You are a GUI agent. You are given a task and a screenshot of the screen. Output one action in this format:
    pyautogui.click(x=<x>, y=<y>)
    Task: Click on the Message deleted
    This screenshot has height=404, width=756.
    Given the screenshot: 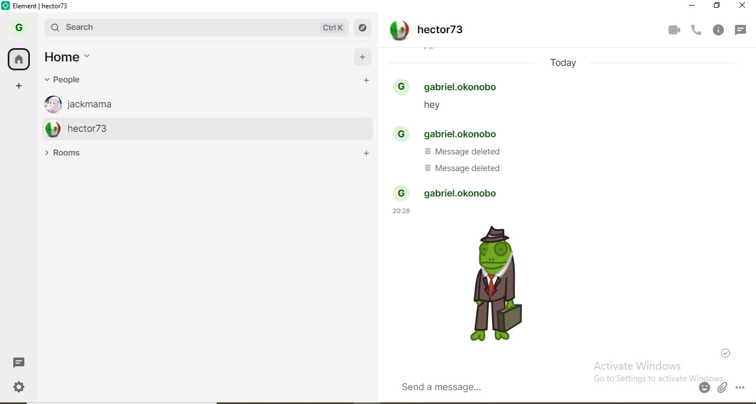 What is the action you would take?
    pyautogui.click(x=457, y=151)
    